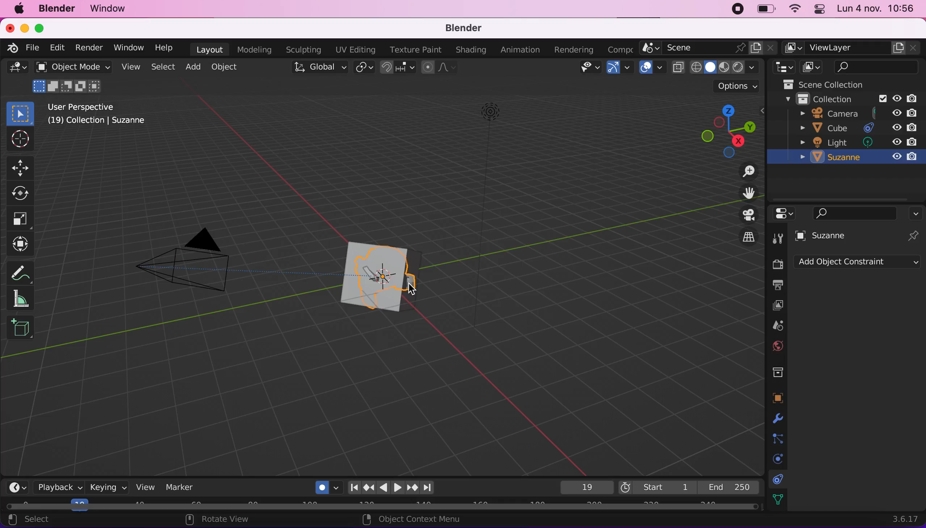 The image size is (926, 528). Describe the element at coordinates (585, 487) in the screenshot. I see `current frame` at that location.